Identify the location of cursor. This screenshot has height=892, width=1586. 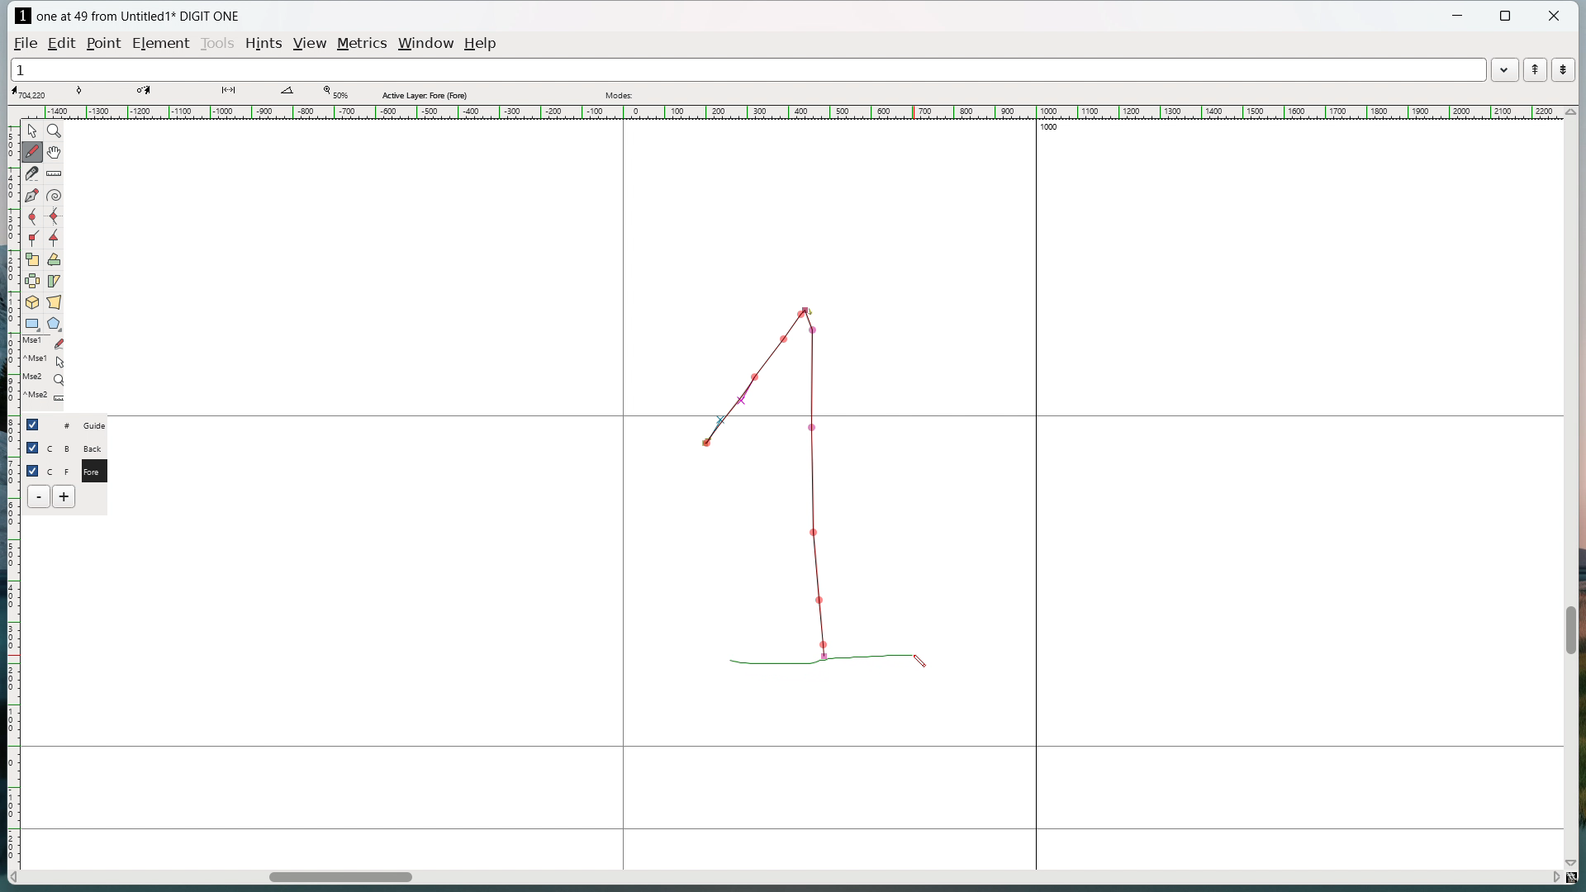
(925, 659).